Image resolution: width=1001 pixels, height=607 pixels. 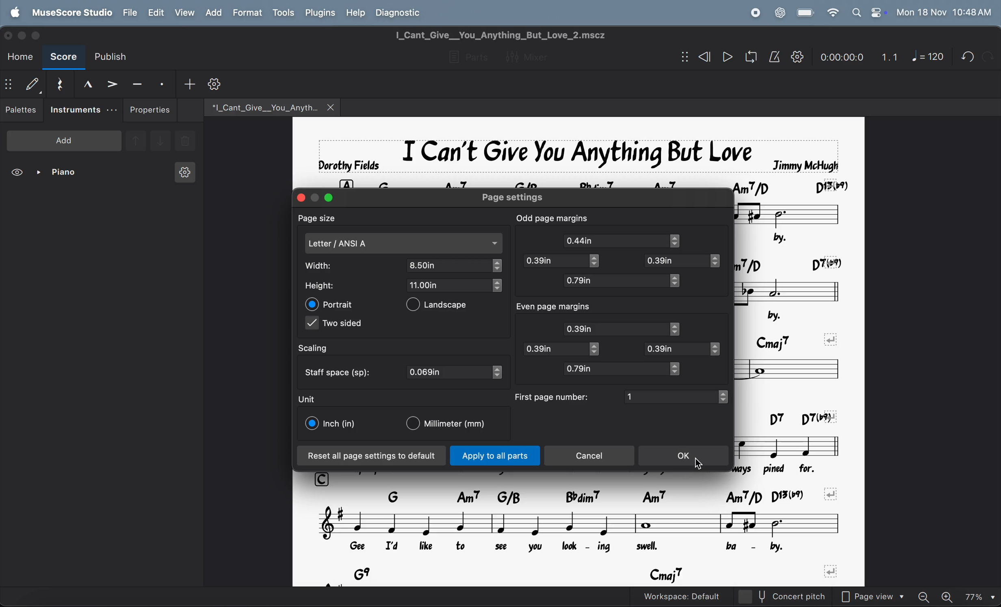 I want to click on rows, so click(x=324, y=478).